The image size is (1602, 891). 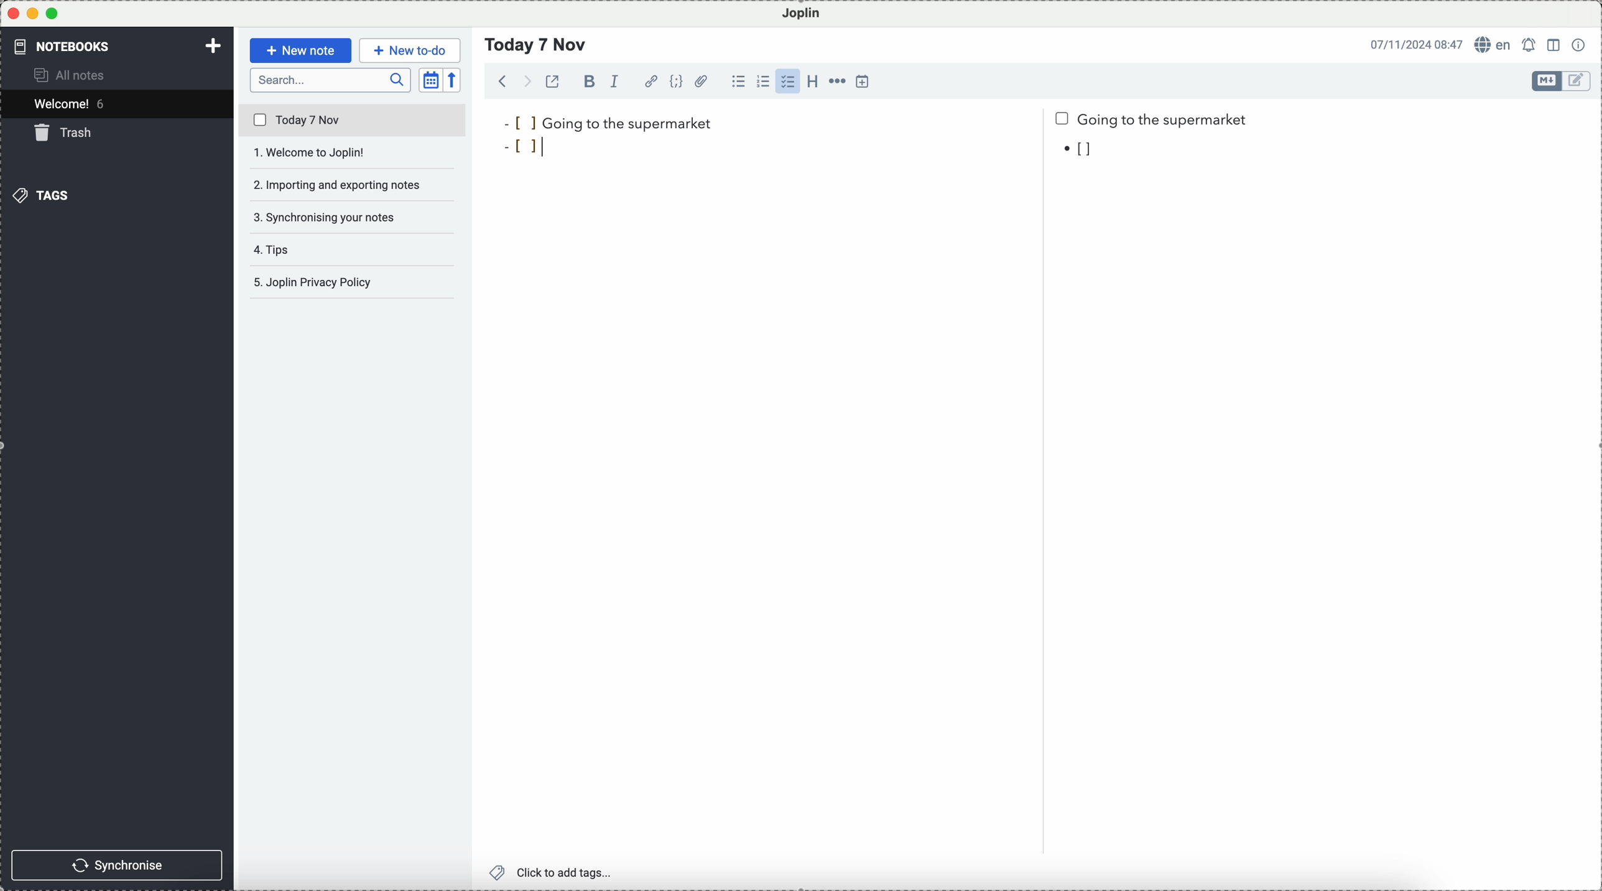 I want to click on Joplin, so click(x=802, y=14).